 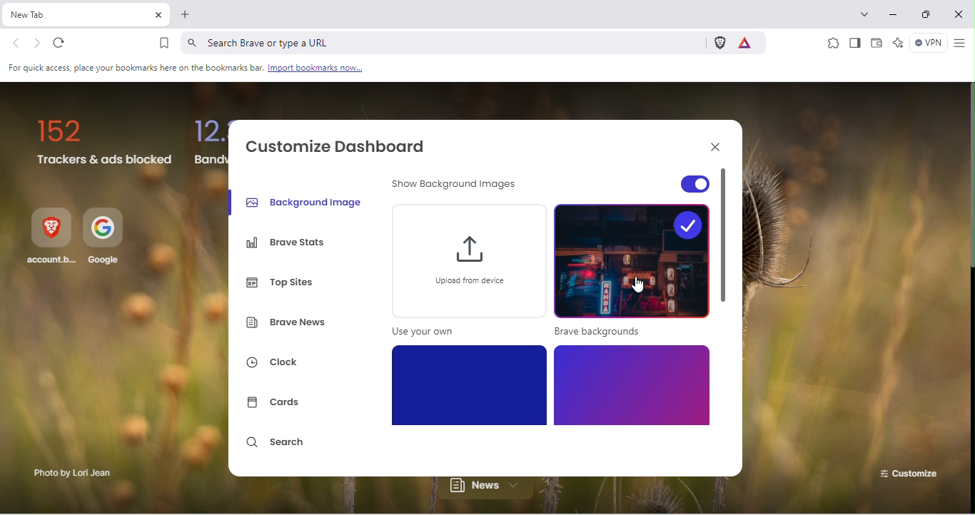 What do you see at coordinates (16, 44) in the screenshot?
I see `Click to go back` at bounding box center [16, 44].